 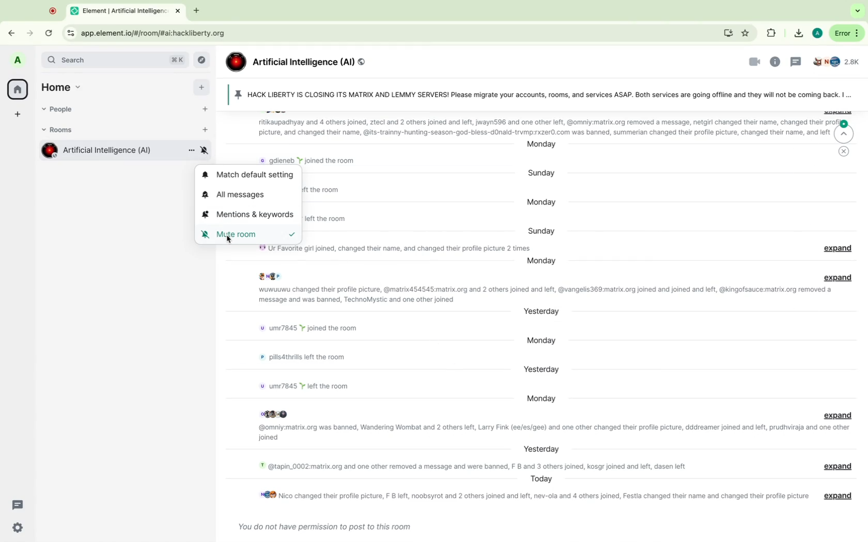 What do you see at coordinates (540, 398) in the screenshot?
I see `day` at bounding box center [540, 398].